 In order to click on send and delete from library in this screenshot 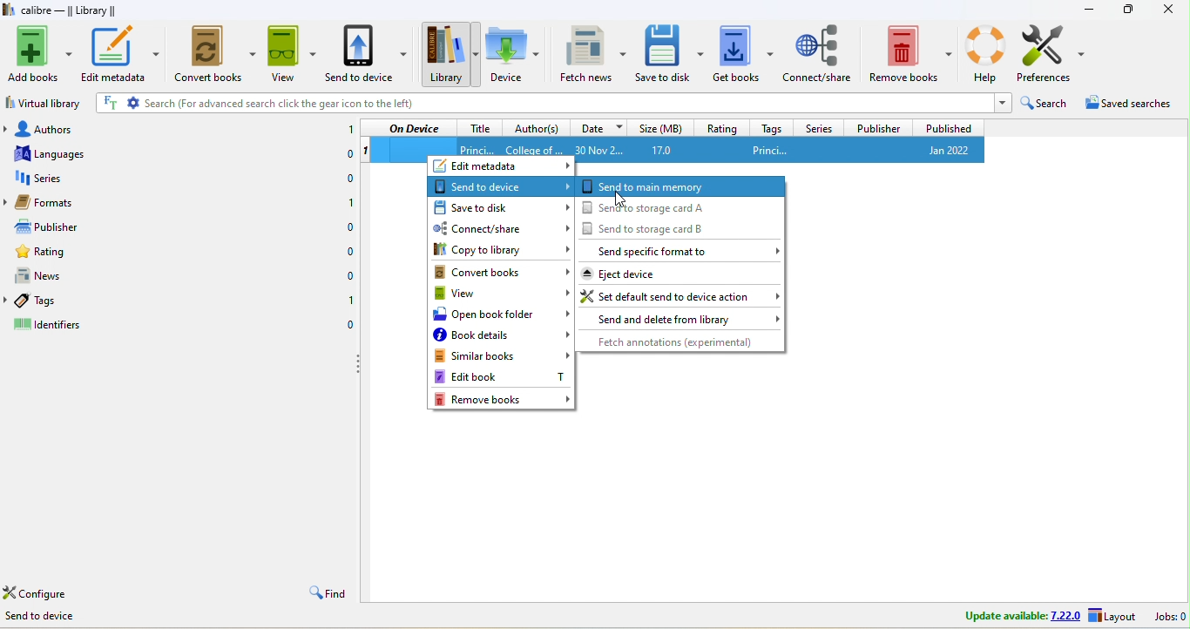, I will do `click(680, 320)`.